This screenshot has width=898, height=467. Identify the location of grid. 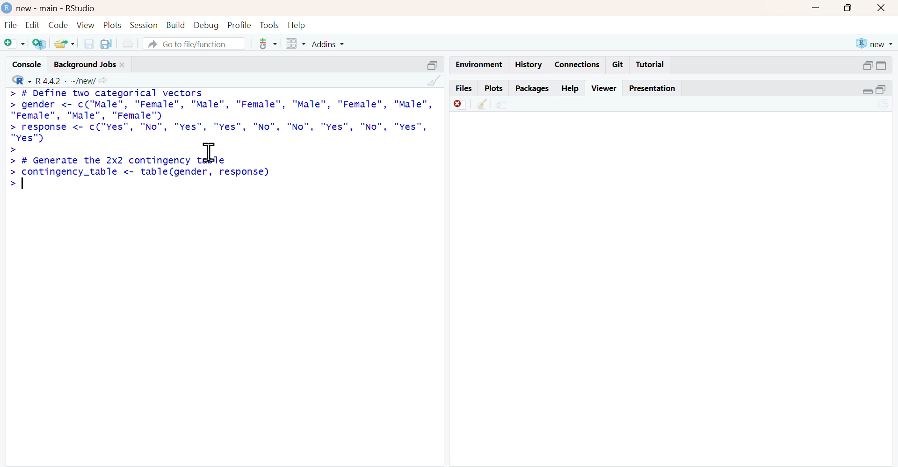
(296, 43).